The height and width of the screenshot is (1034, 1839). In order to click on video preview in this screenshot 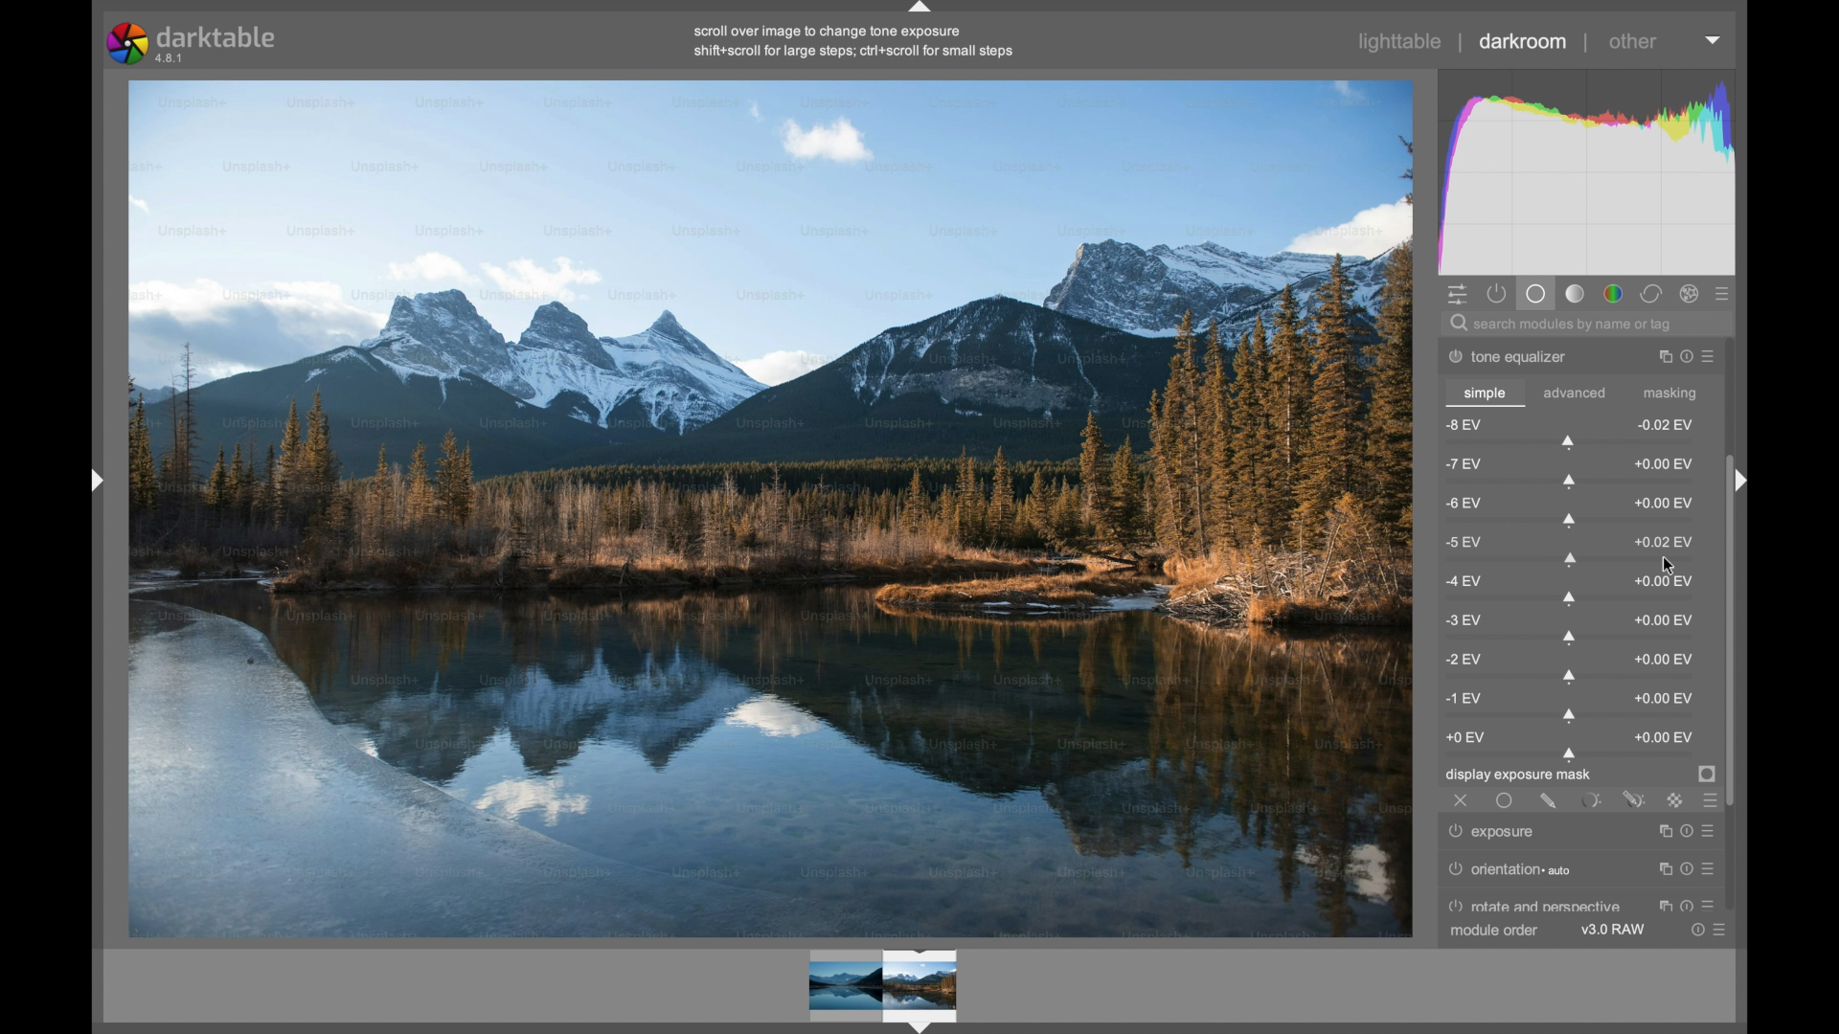, I will do `click(768, 507)`.